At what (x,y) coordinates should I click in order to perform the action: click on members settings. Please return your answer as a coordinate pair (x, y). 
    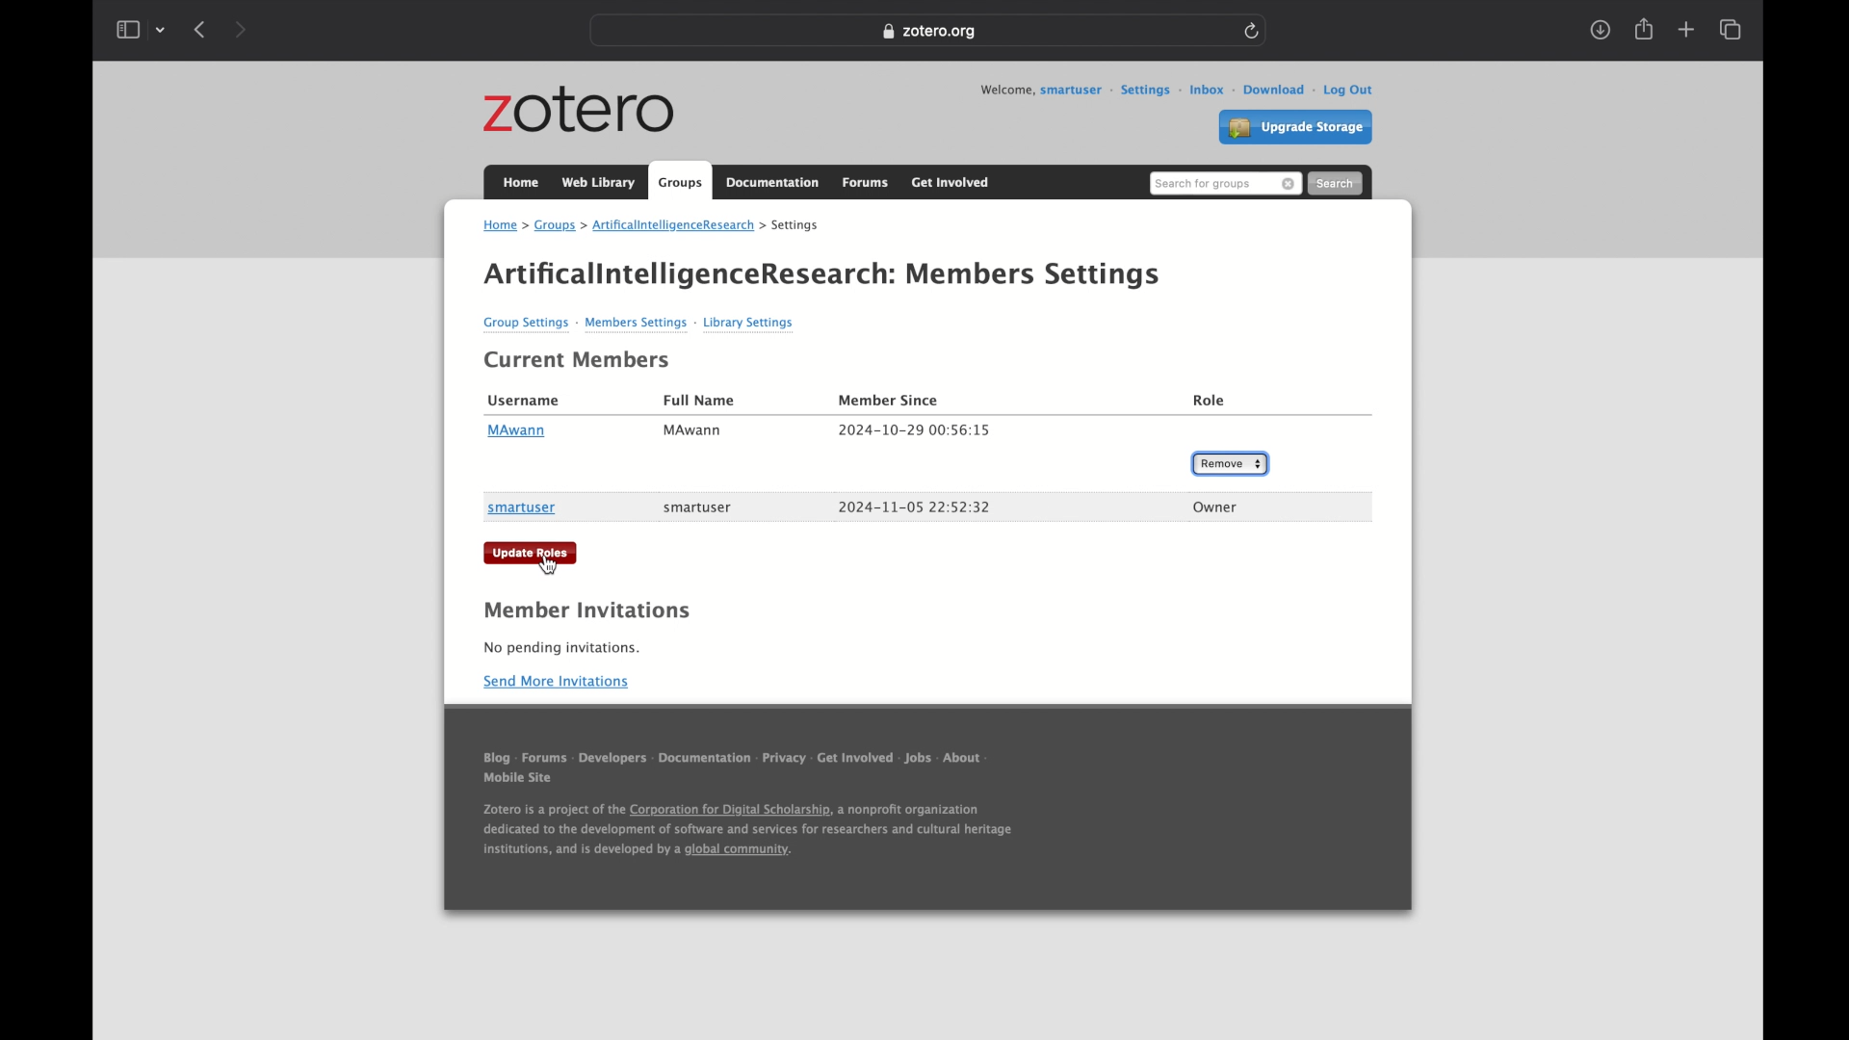
    Looking at the image, I should click on (1035, 275).